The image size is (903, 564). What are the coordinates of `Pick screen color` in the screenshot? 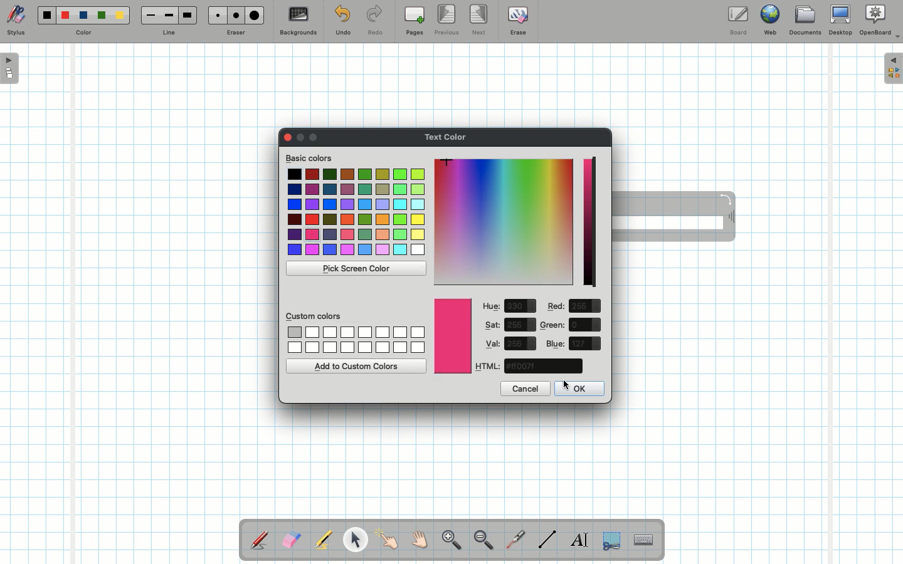 It's located at (357, 269).